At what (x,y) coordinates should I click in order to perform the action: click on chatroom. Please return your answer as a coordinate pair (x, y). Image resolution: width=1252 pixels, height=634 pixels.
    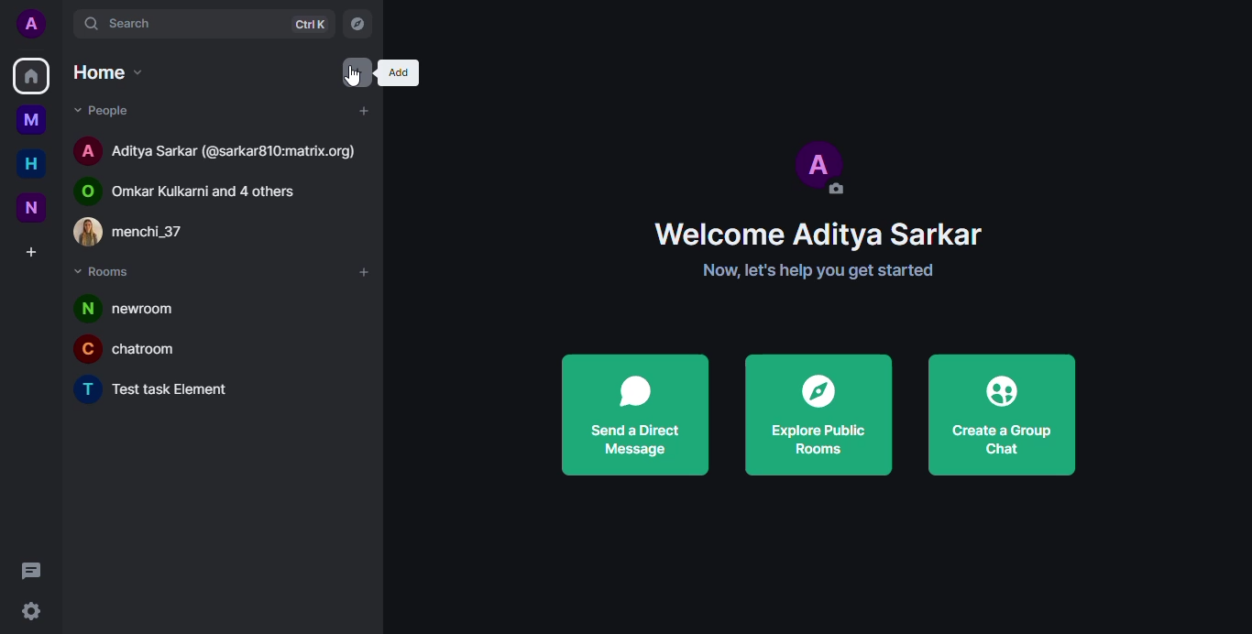
    Looking at the image, I should click on (137, 348).